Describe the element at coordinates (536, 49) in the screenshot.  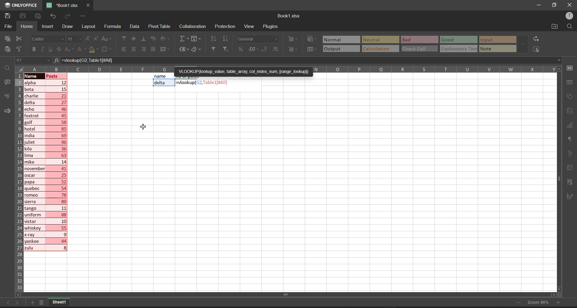
I see `select all` at that location.